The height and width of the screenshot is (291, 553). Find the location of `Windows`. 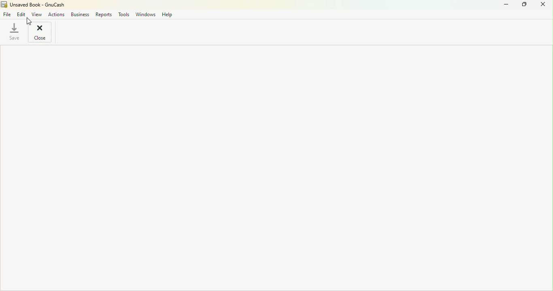

Windows is located at coordinates (146, 15).